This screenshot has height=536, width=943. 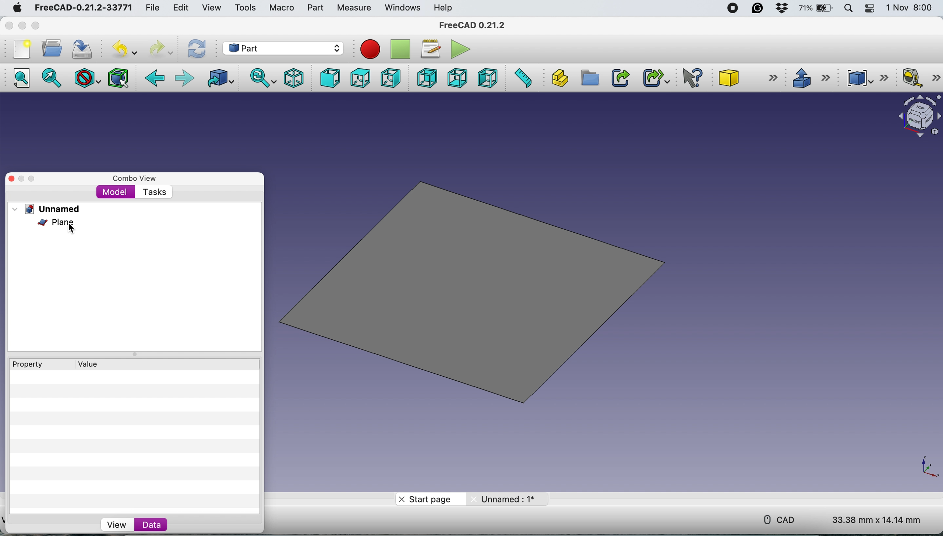 I want to click on sync view, so click(x=265, y=80).